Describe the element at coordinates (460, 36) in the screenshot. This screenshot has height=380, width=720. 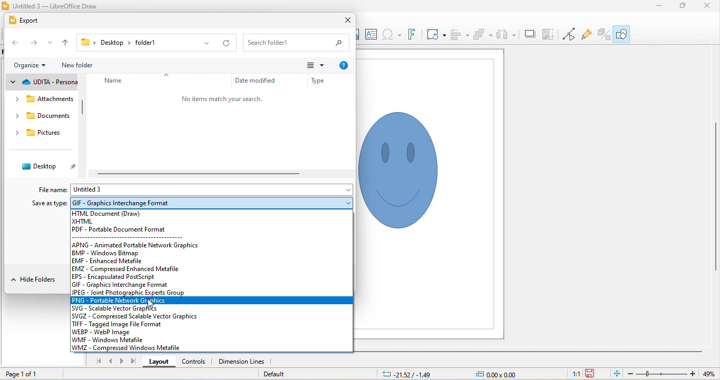
I see `align objects` at that location.